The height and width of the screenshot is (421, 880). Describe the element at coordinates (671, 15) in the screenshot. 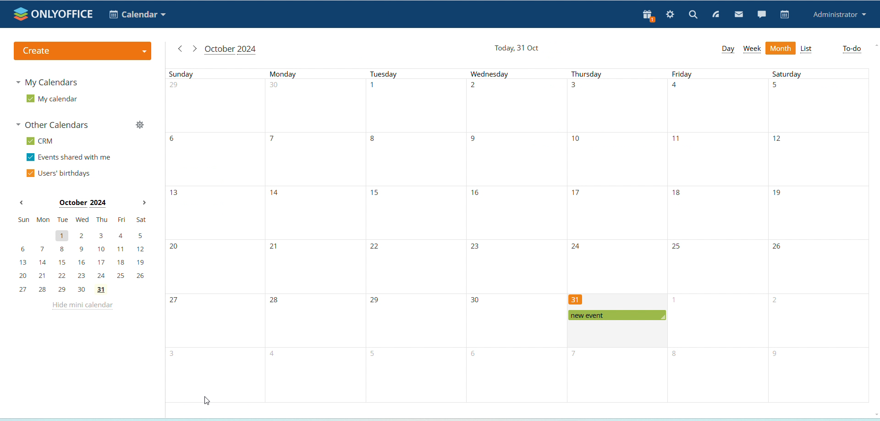

I see `settings` at that location.